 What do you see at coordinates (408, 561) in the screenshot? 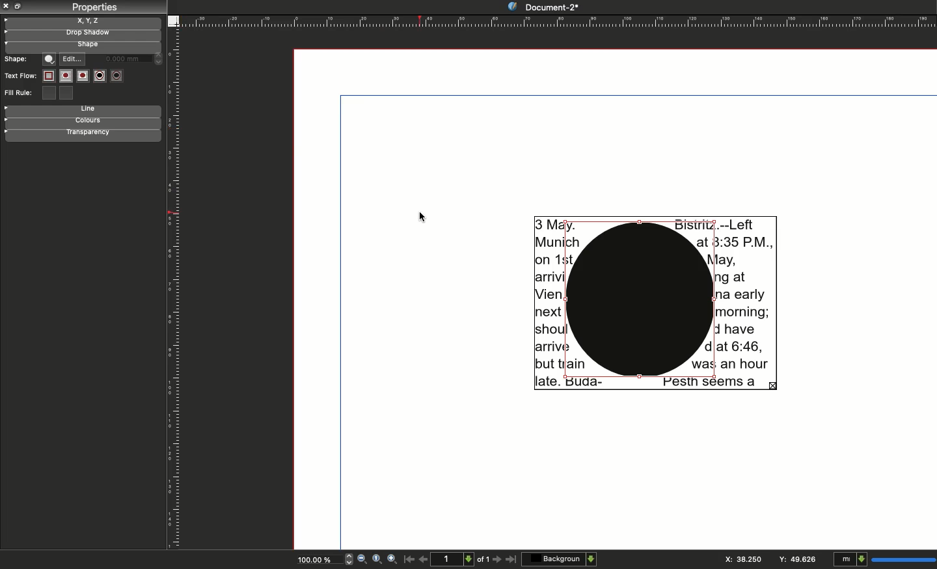
I see `First page` at bounding box center [408, 561].